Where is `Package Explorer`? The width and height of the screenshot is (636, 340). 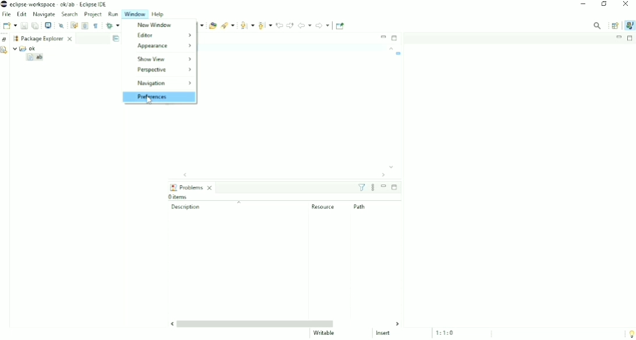 Package Explorer is located at coordinates (48, 38).